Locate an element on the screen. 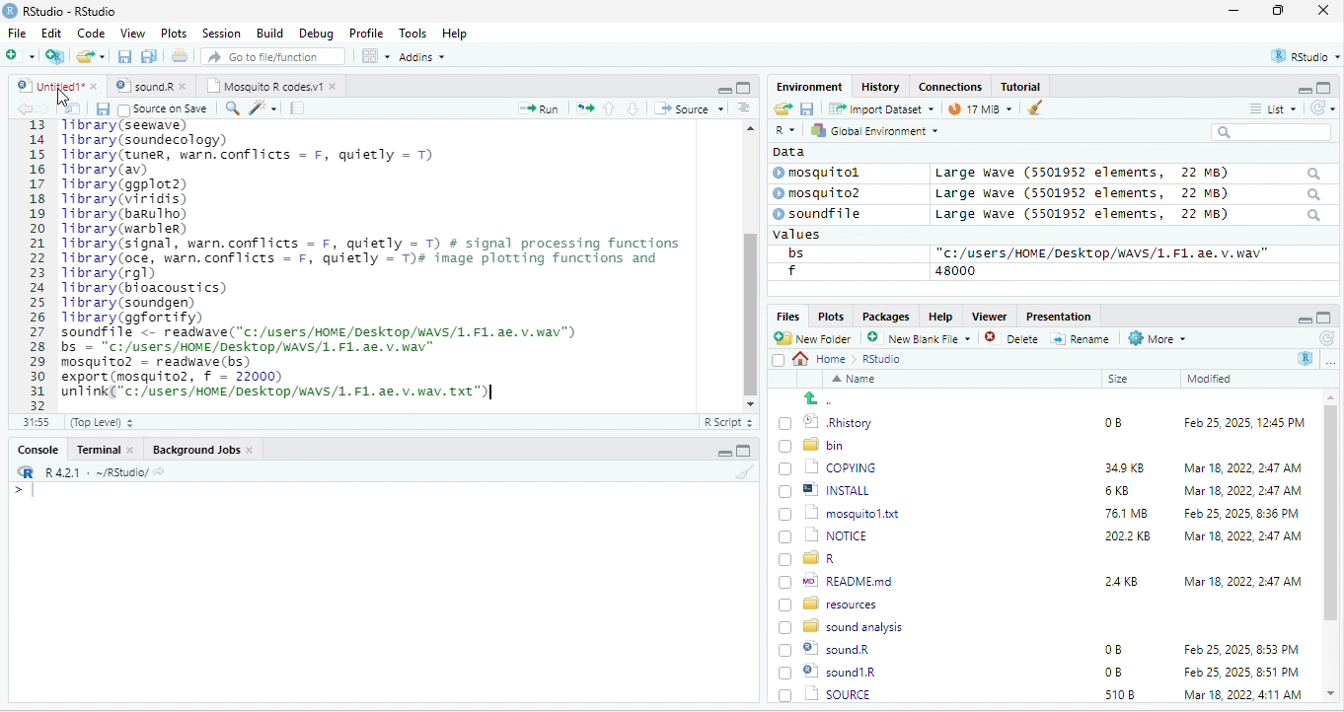  fipt 2 (0) ©] Rhistory 0B Feb 25, 2025, 12:45 PM
oO bin
0) 1) copying 349K8 Mar 18,2022, 247 AM
(J ®] INSTALL 6KB Mar 18, 2022, 247 AM
(0 1) mosauitoxt T6IMB Feb 25,2025 8:36 PM
0 [3 norce 2002K8 Mar 18, 2022, 247 AM
0 @r
(7) %) READMEmd 248 Mar 18, 2022, 247 AM
(0) resources
[5 sound analysis
(0) ©) soundiR LO Feb 25, 2025, 851 PM
0 1 source s108 Mar 18, 2022, 41 AM
(71 Uninstallexe 1302KB  Apr26,2022 1.00PM ¥ is located at coordinates (389, 258).